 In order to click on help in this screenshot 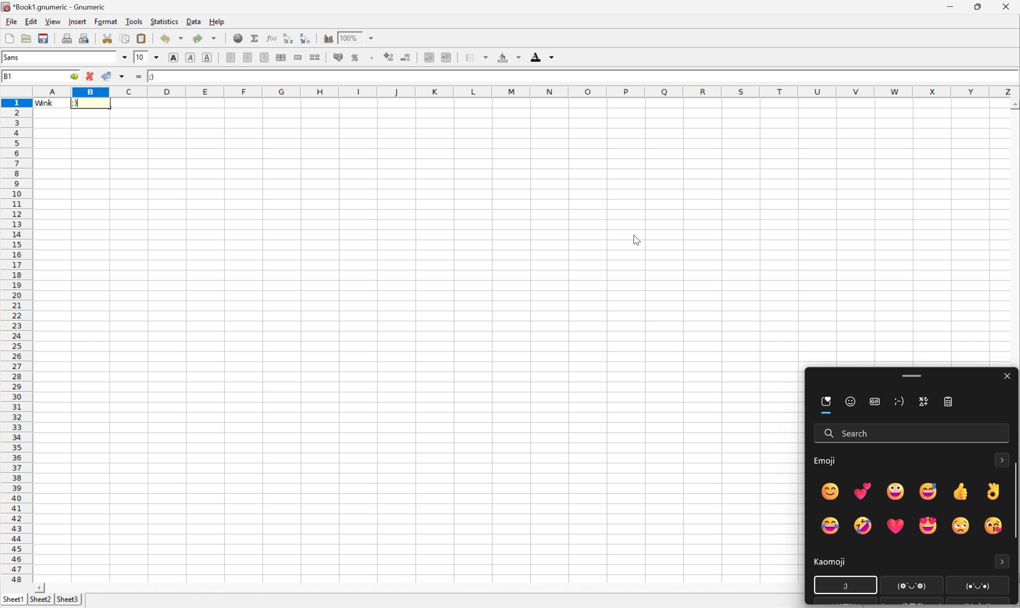, I will do `click(217, 23)`.